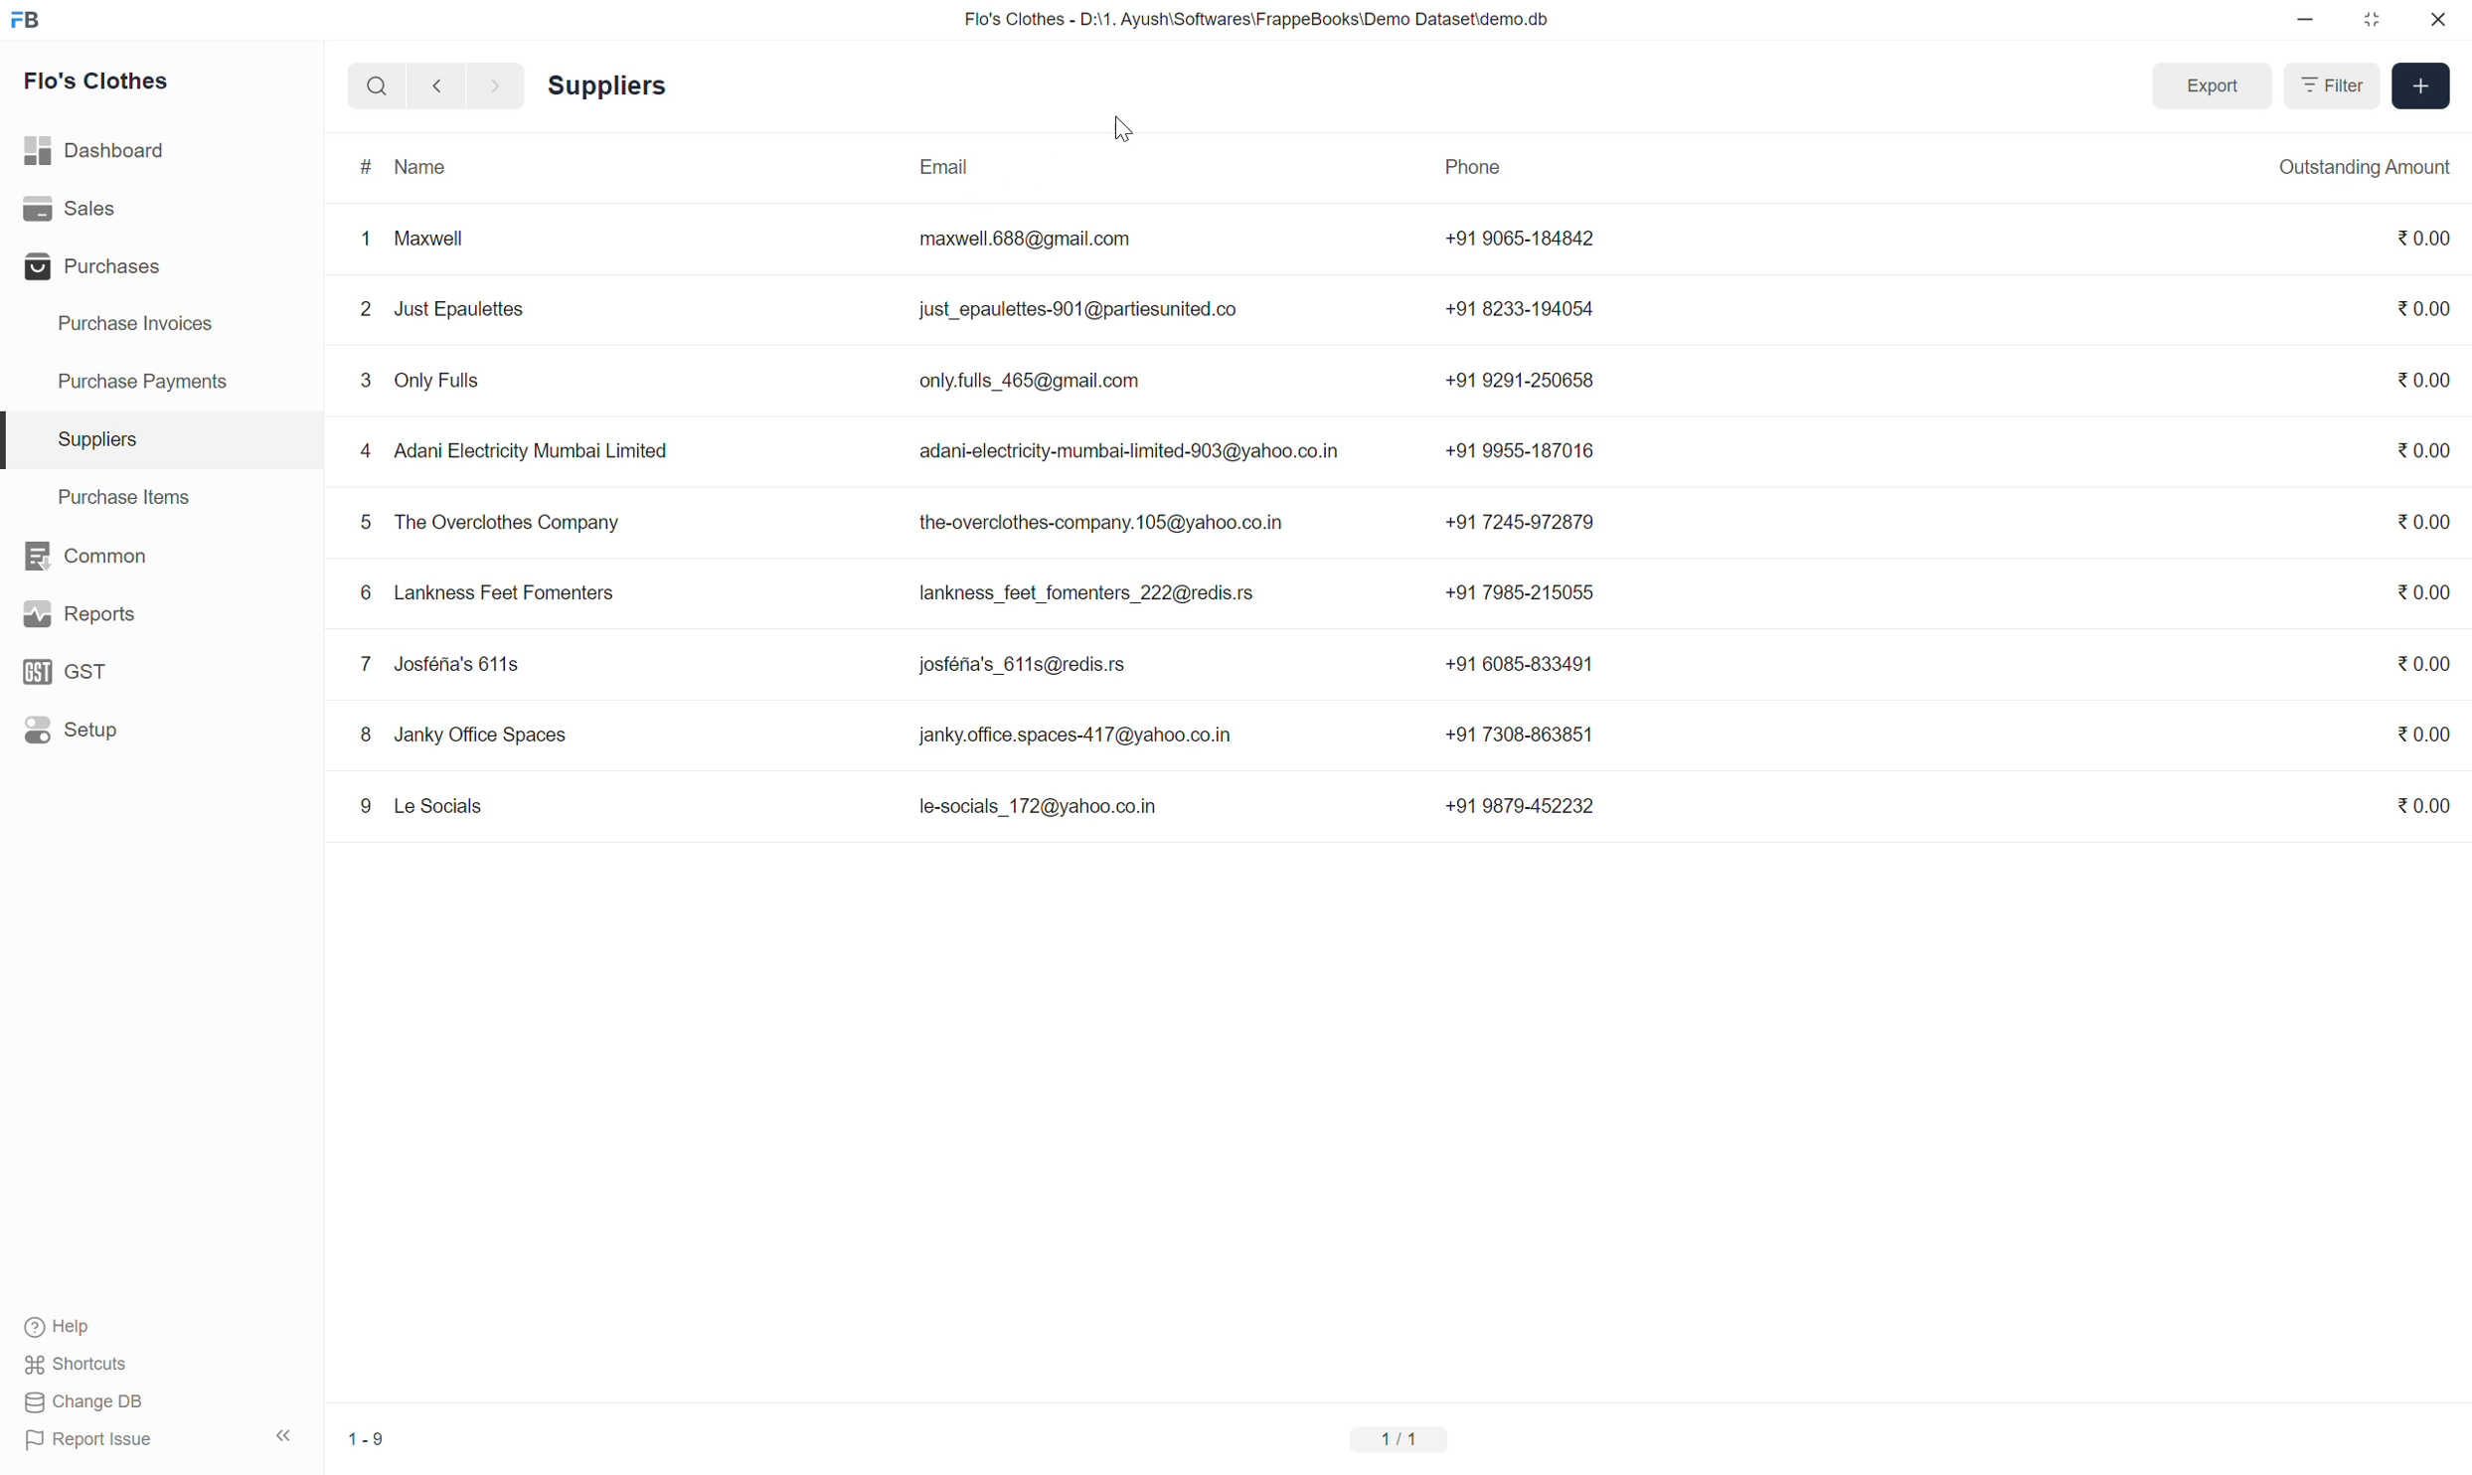  I want to click on +91 7985-215055, so click(1527, 592).